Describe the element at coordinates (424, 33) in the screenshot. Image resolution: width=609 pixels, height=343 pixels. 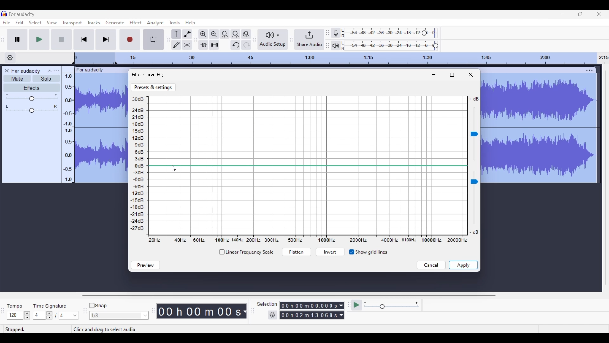
I see `Recording level header` at that location.